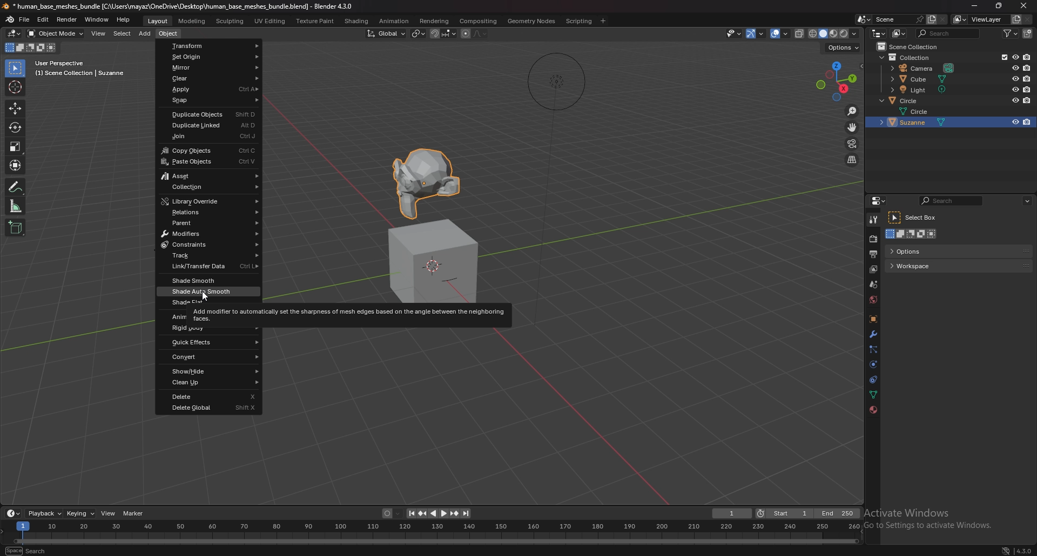  What do you see at coordinates (906, 100) in the screenshot?
I see `circle` at bounding box center [906, 100].